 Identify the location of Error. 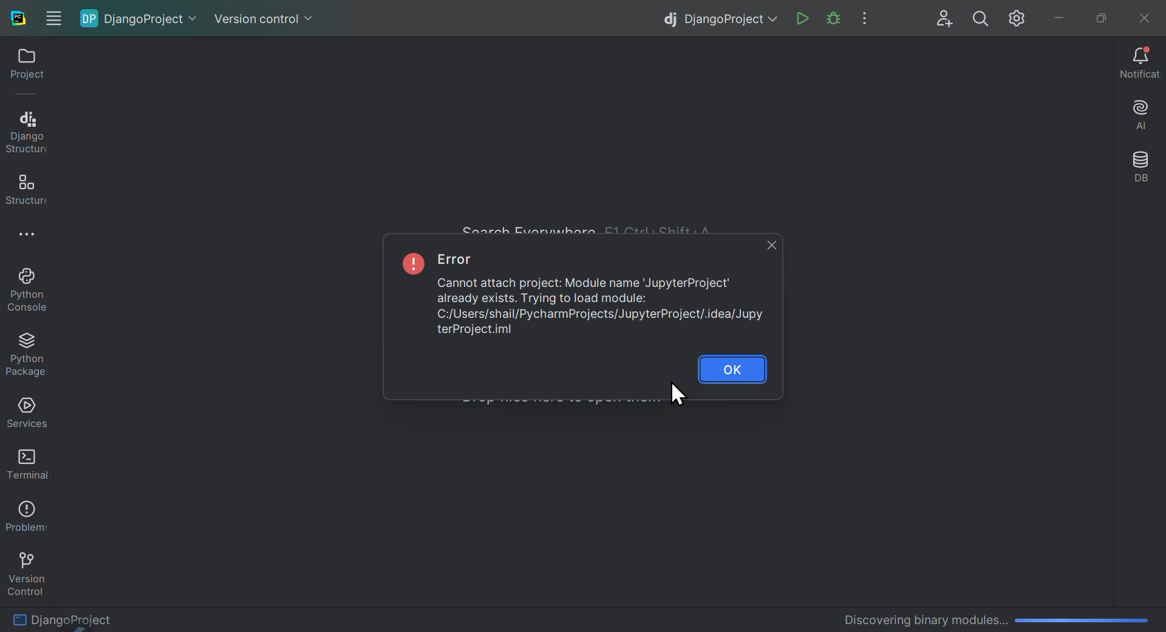
(582, 291).